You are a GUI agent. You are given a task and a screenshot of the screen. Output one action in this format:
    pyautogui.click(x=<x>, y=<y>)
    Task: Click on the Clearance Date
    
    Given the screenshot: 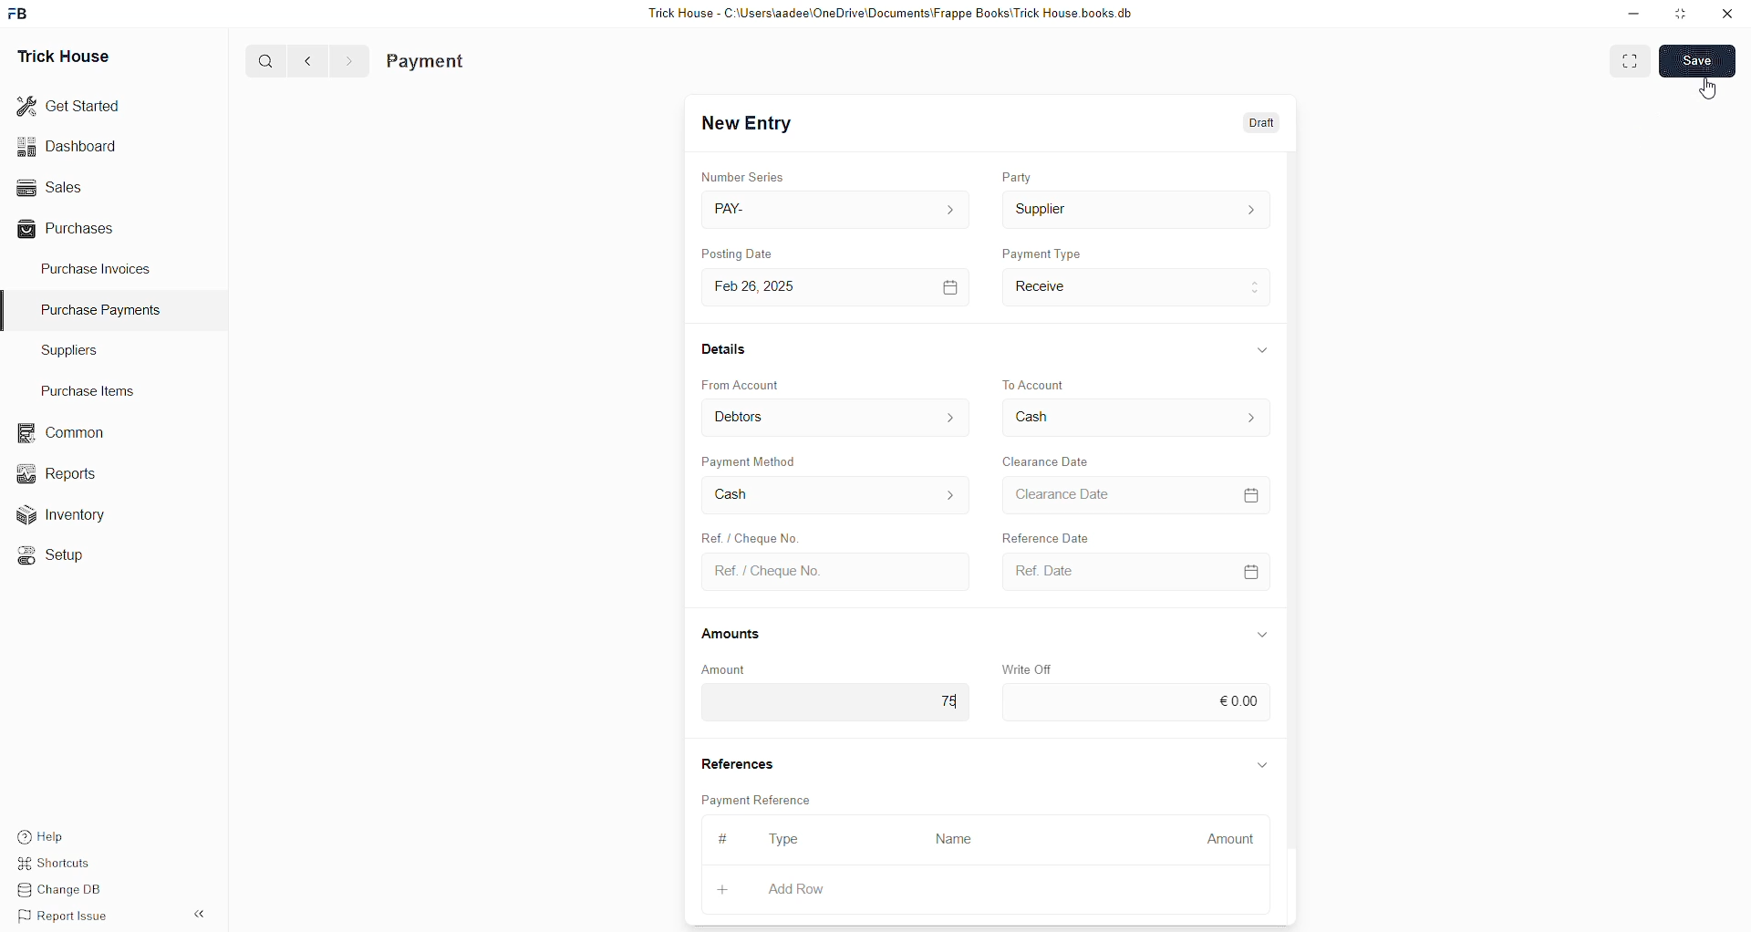 What is the action you would take?
    pyautogui.click(x=1048, y=460)
    